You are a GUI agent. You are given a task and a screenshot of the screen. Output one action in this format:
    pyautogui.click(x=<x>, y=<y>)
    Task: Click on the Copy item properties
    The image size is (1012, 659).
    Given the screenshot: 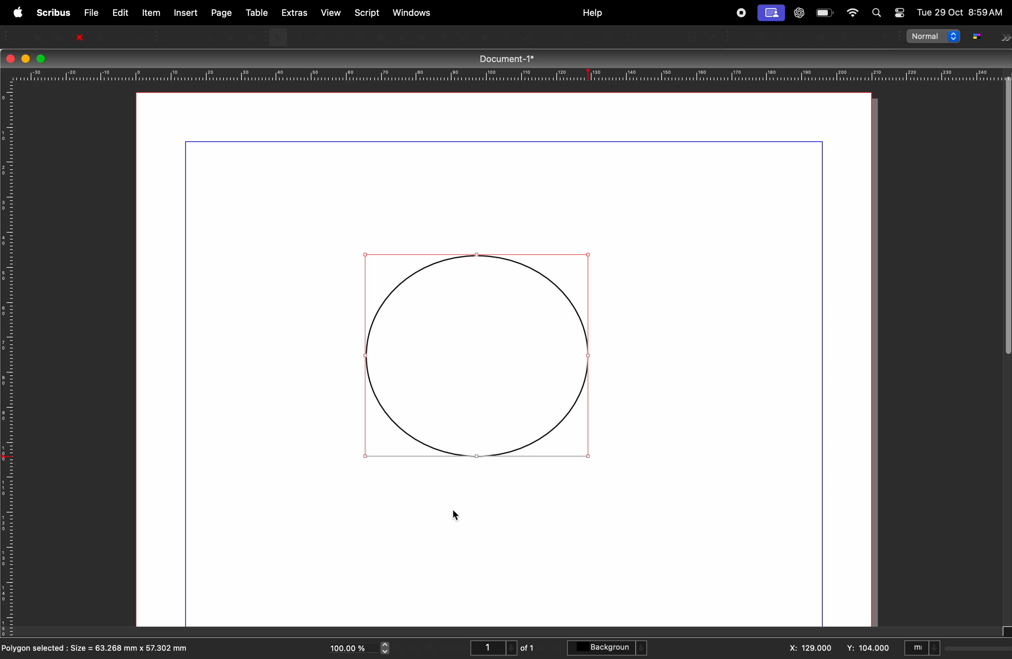 What is the action you would take?
    pyautogui.click(x=692, y=37)
    